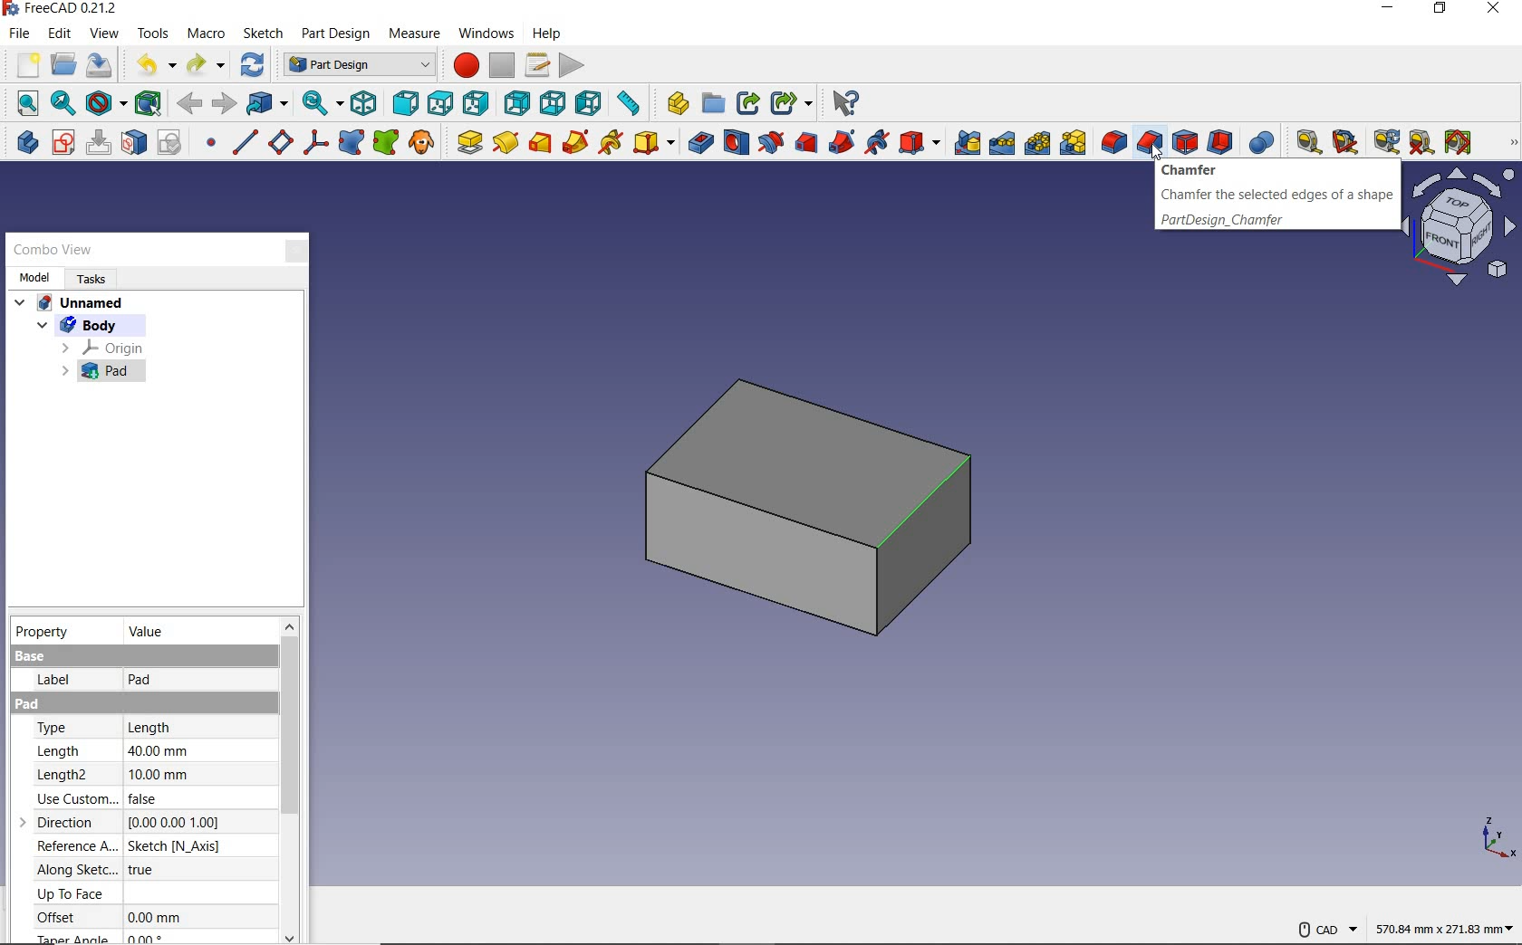 The width and height of the screenshot is (1522, 945). I want to click on mirrored, so click(968, 143).